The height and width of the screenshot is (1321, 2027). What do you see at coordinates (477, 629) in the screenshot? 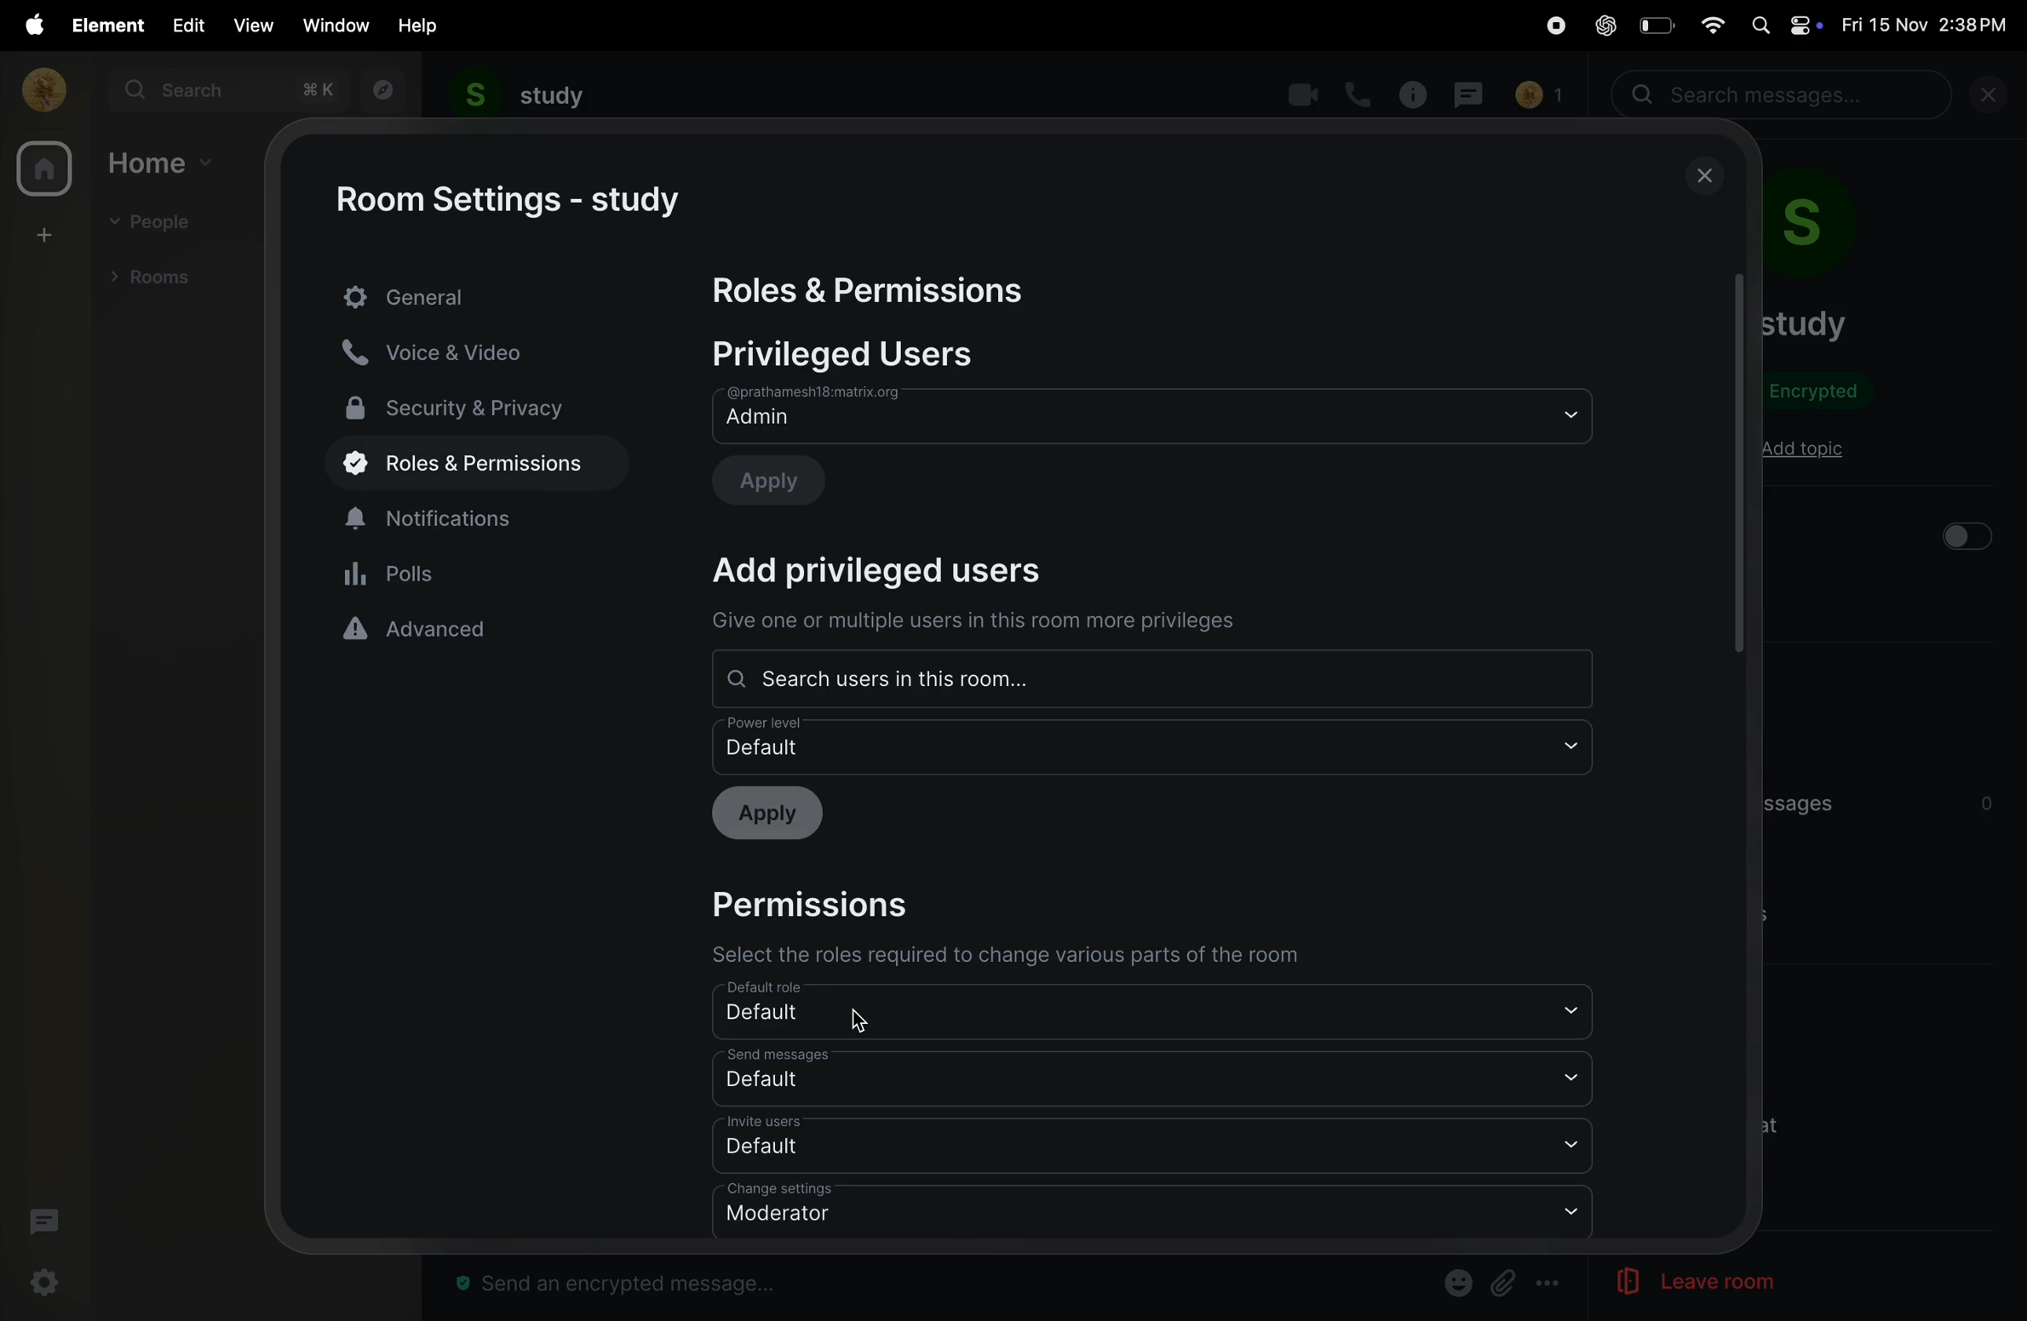
I see `advanced` at bounding box center [477, 629].